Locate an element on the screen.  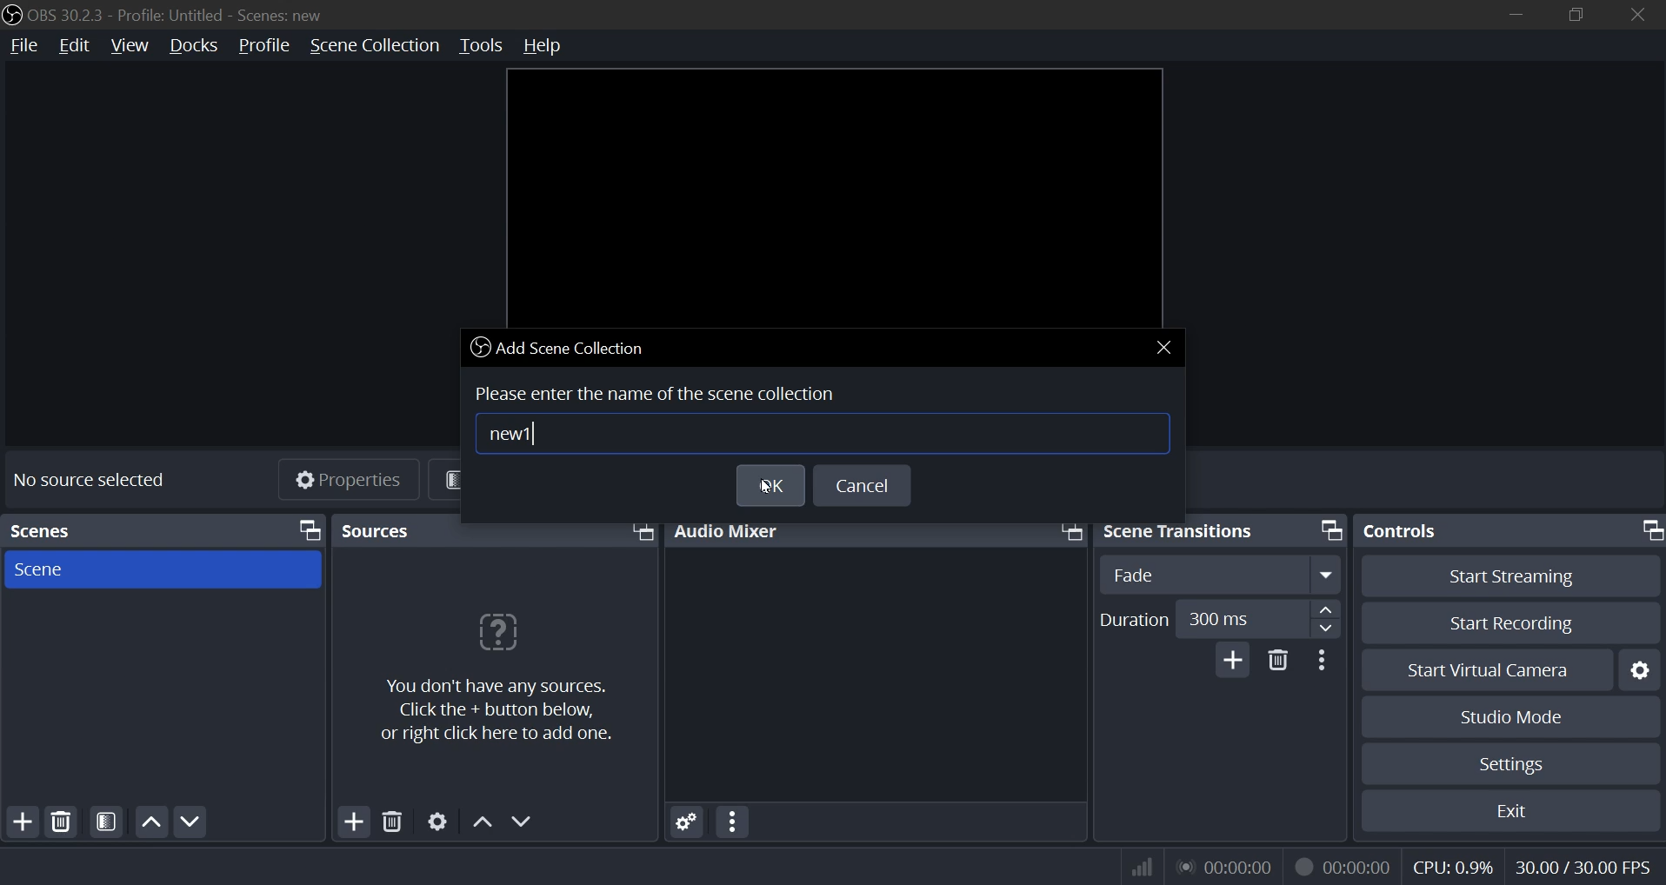
tools is located at coordinates (481, 46).